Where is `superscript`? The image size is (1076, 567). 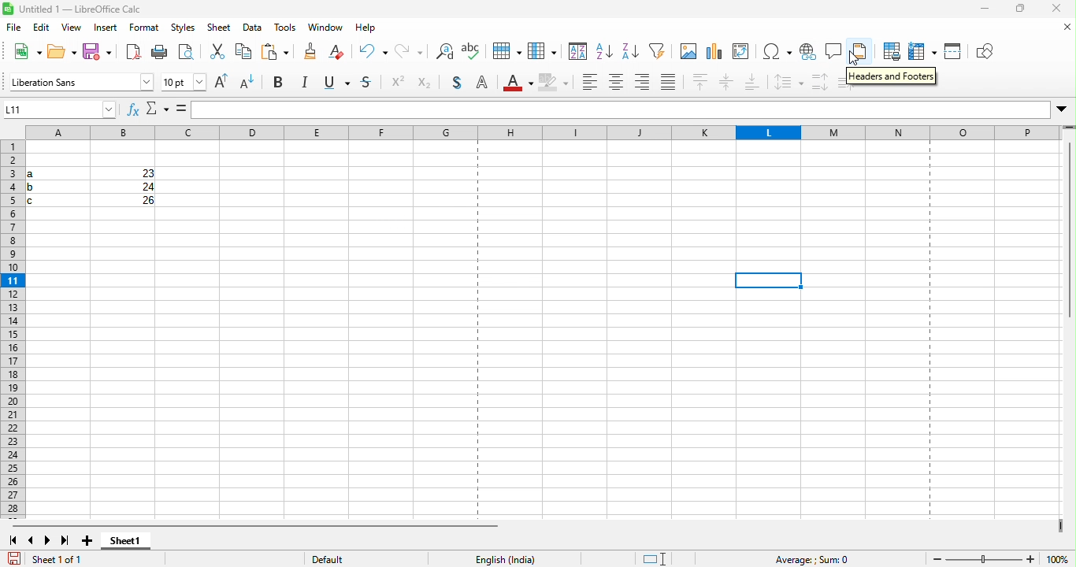
superscript is located at coordinates (399, 83).